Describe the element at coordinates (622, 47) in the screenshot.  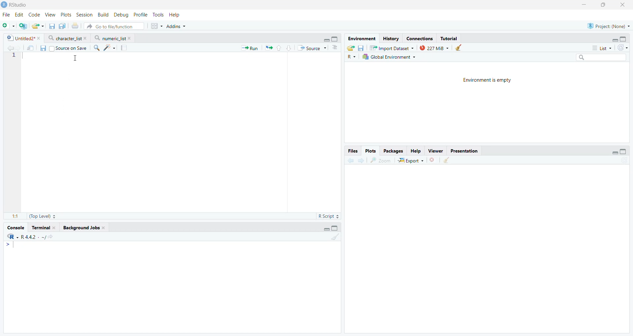
I see `Refresh list` at that location.